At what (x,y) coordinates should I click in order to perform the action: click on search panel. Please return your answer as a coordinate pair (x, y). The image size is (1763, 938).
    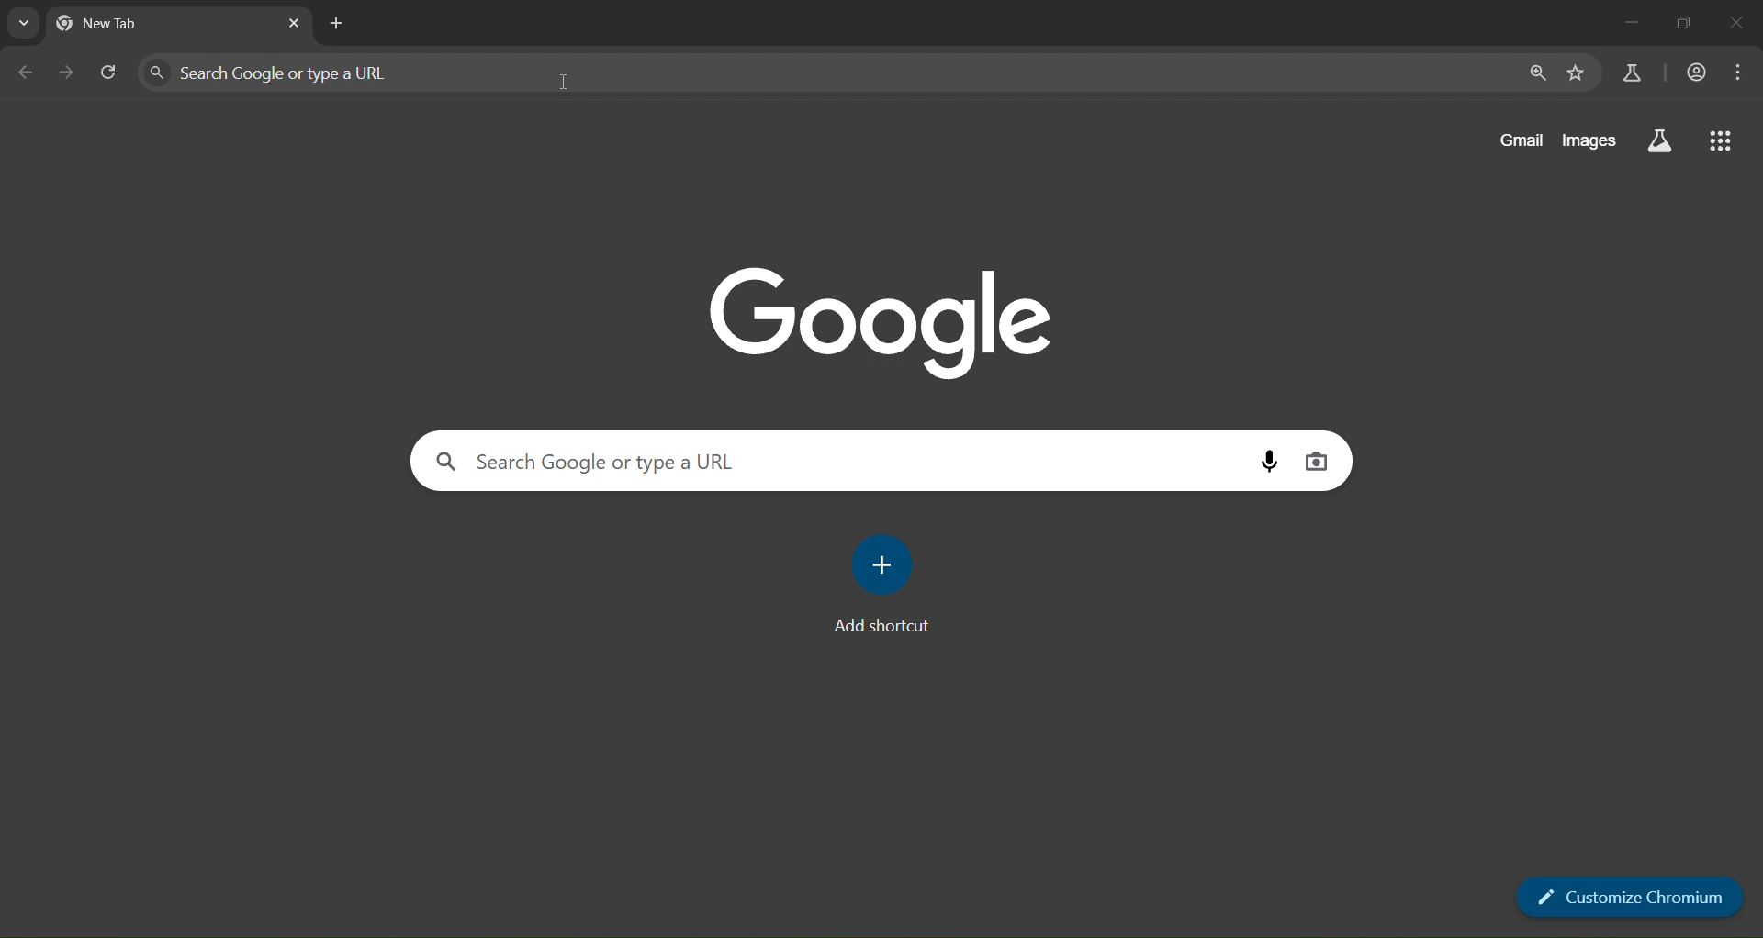
    Looking at the image, I should click on (329, 71).